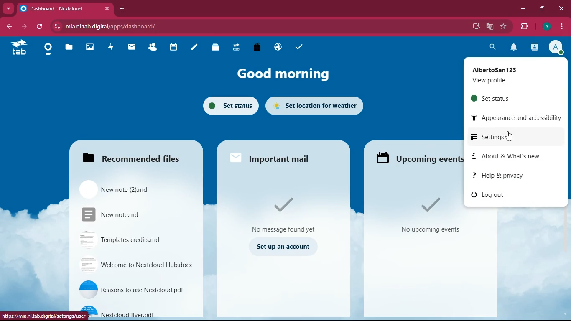 Image resolution: width=571 pixels, height=321 pixels. I want to click on tab, so click(236, 47).